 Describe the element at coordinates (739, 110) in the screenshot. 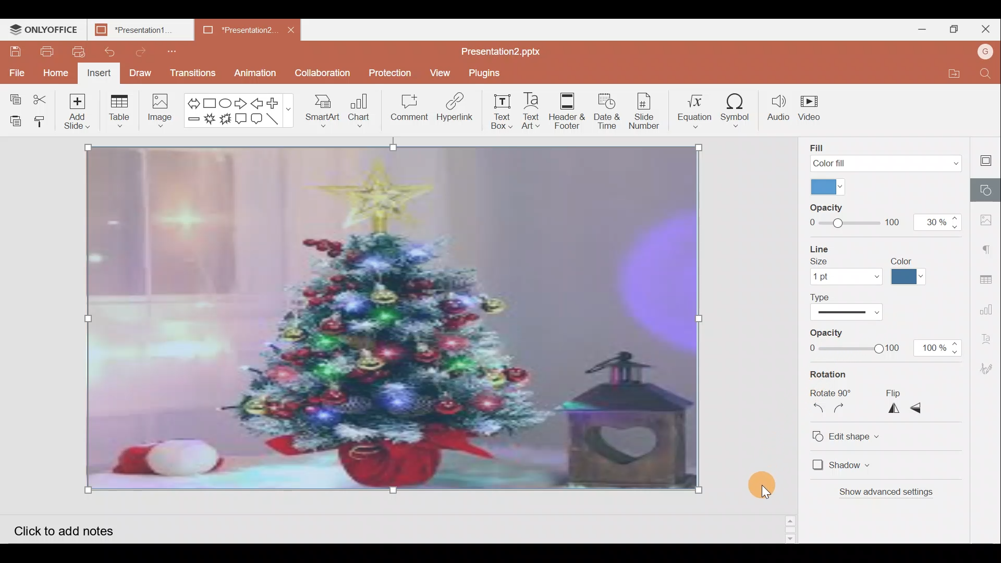

I see `Symbol` at that location.